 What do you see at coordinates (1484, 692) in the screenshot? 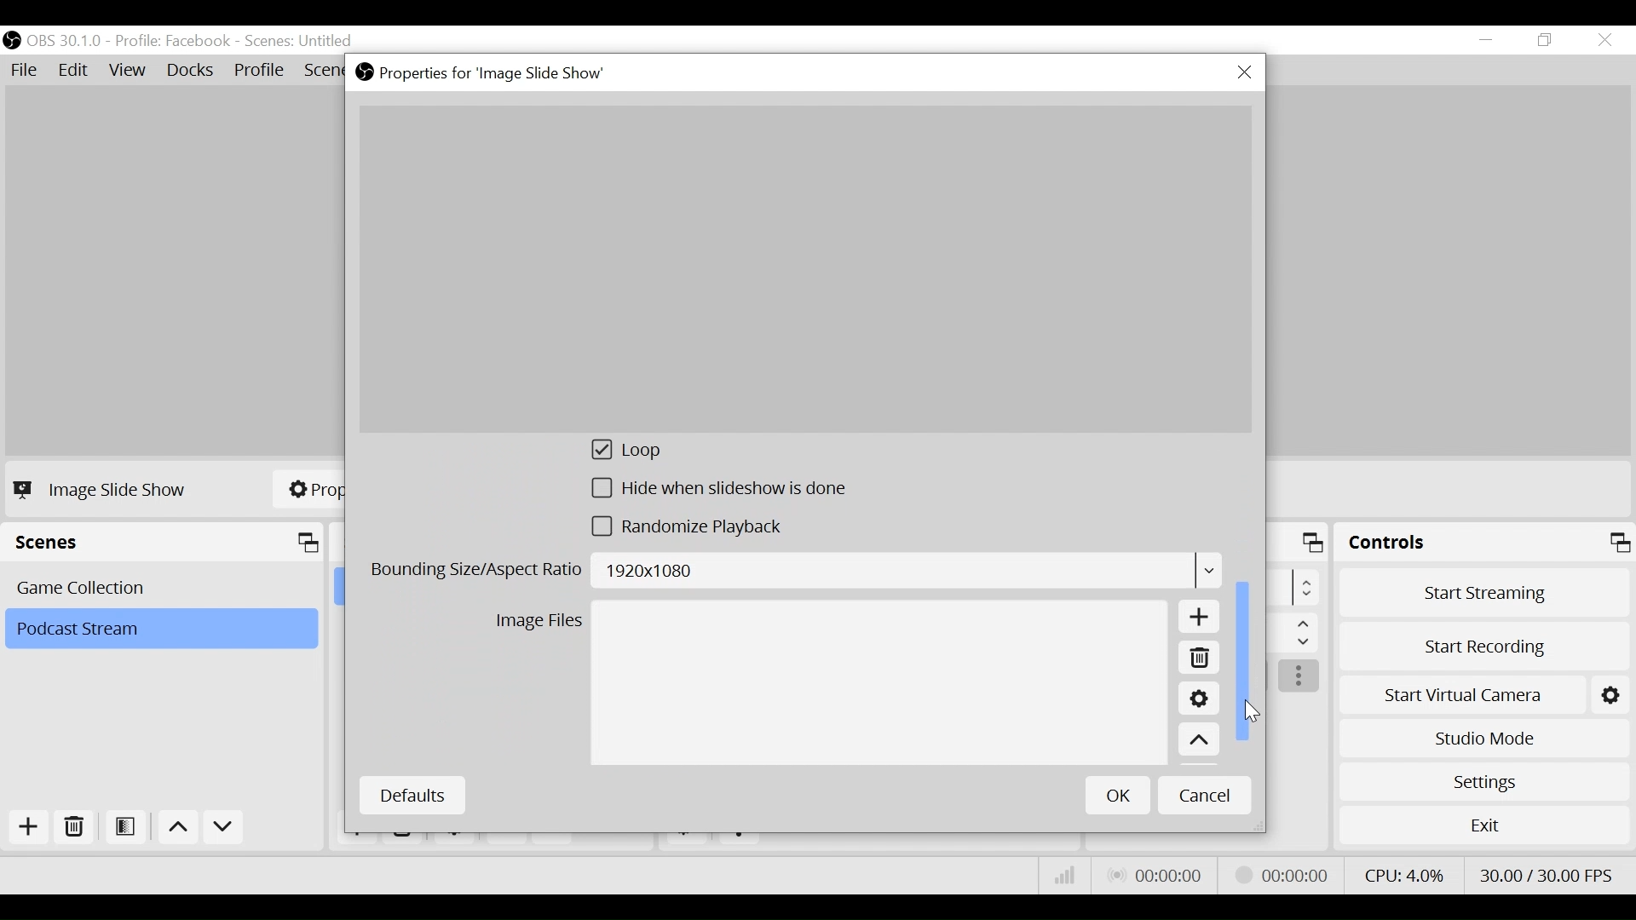
I see `Start Virtual Camera` at bounding box center [1484, 692].